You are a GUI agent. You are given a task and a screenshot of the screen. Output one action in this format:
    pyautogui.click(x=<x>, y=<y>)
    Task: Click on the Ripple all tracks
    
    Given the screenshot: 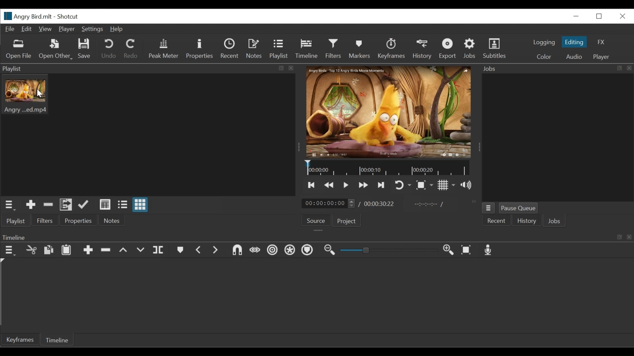 What is the action you would take?
    pyautogui.click(x=290, y=250)
    